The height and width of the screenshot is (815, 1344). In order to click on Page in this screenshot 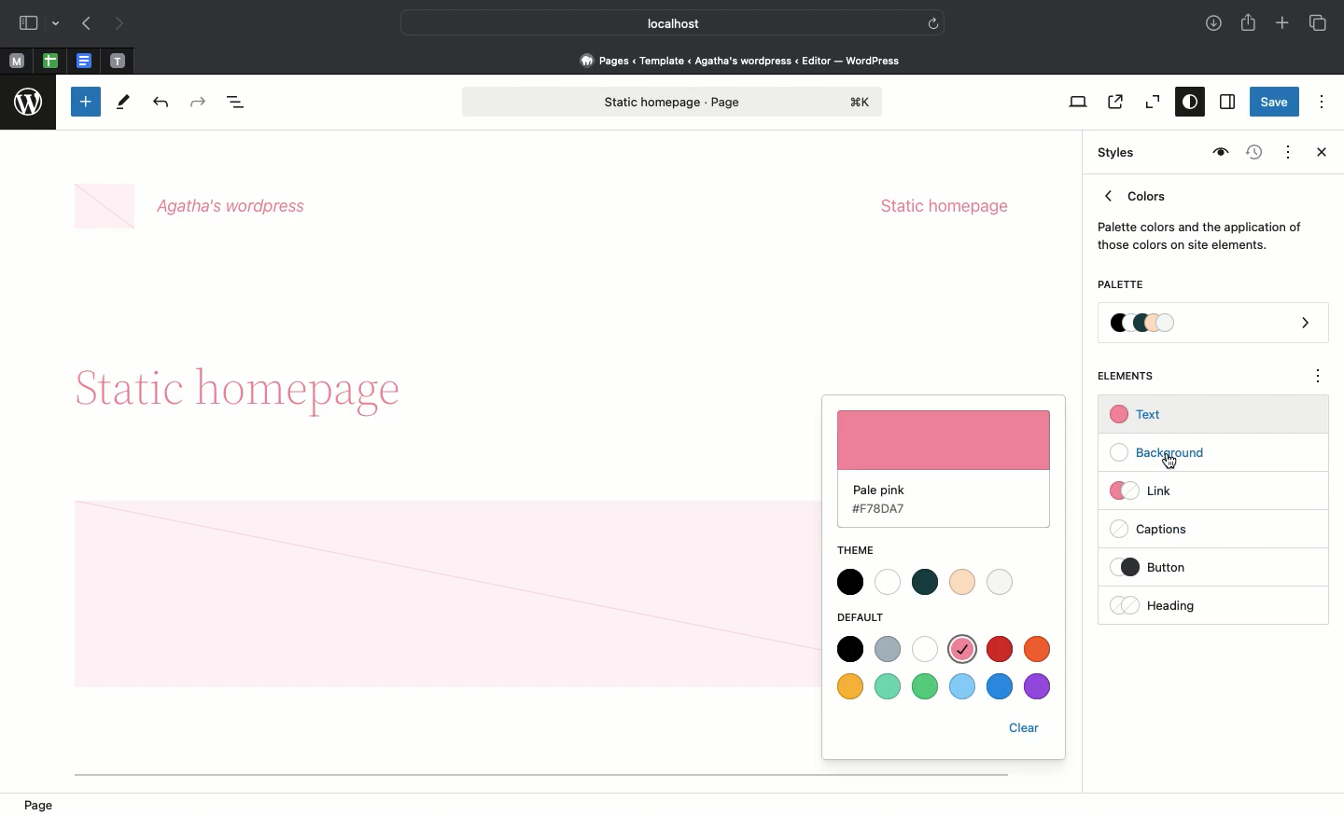, I will do `click(45, 804)`.